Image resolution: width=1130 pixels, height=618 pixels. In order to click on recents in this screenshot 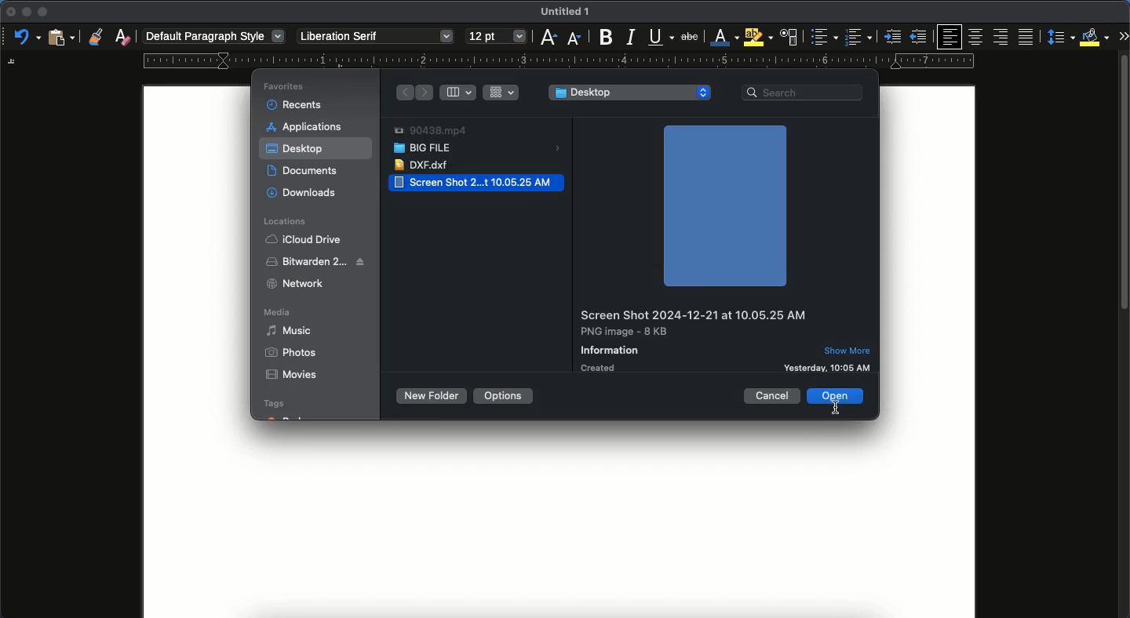, I will do `click(296, 103)`.